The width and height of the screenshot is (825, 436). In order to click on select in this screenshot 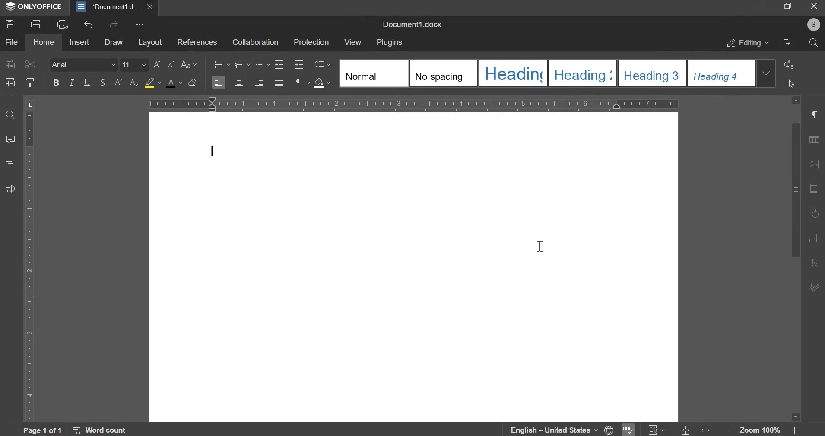, I will do `click(790, 83)`.